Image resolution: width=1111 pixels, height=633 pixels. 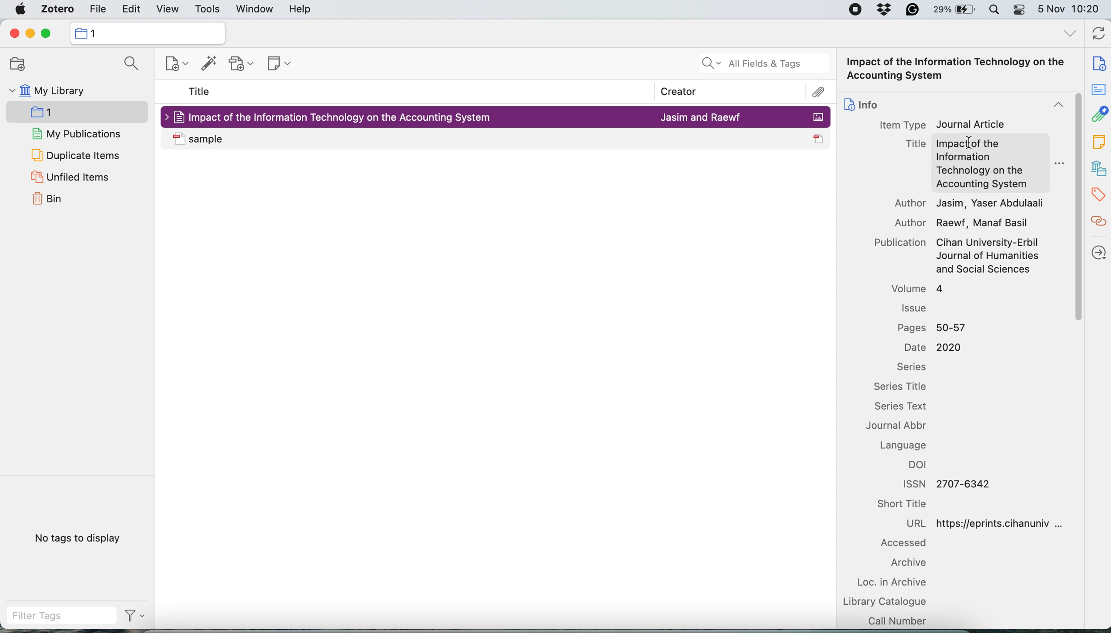 What do you see at coordinates (1098, 35) in the screenshot?
I see `refresh` at bounding box center [1098, 35].